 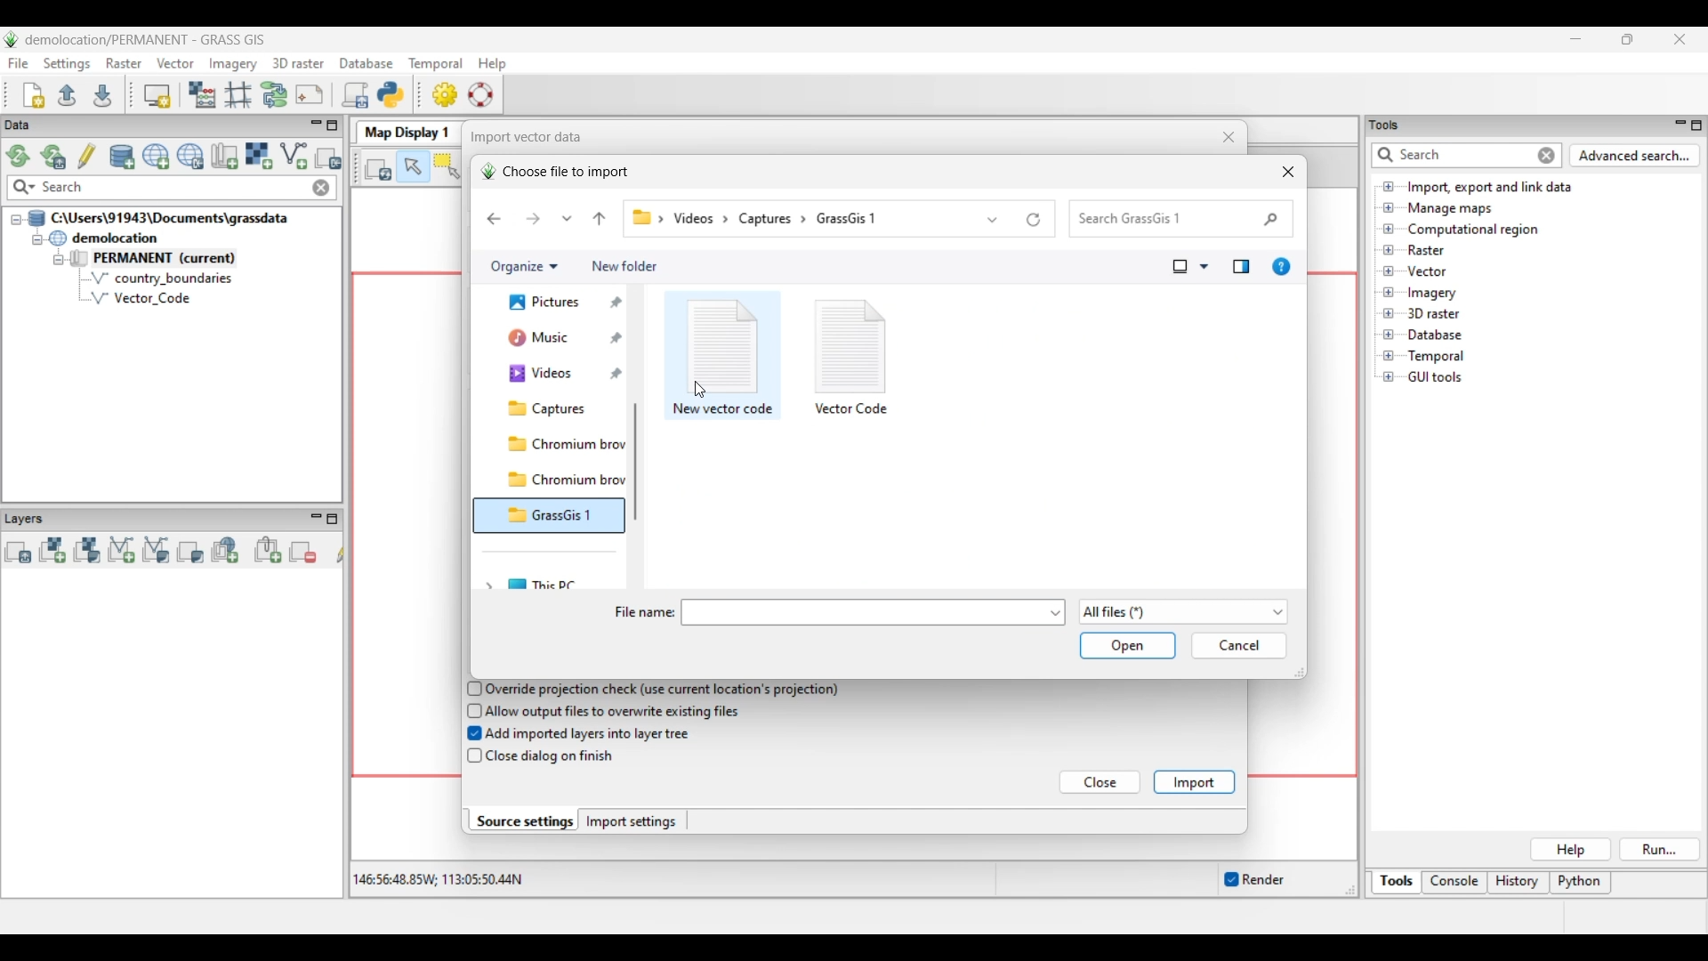 What do you see at coordinates (298, 62) in the screenshot?
I see `3D raster menu` at bounding box center [298, 62].